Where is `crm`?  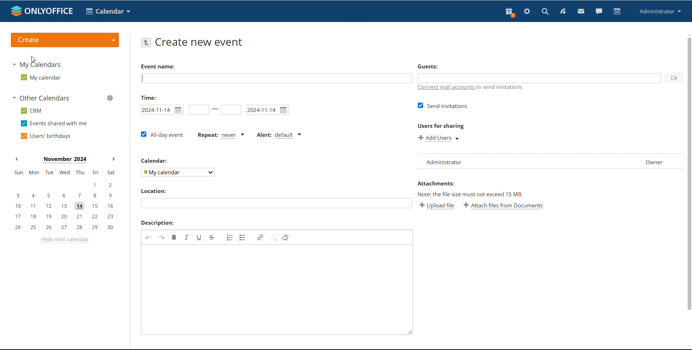
crm is located at coordinates (32, 111).